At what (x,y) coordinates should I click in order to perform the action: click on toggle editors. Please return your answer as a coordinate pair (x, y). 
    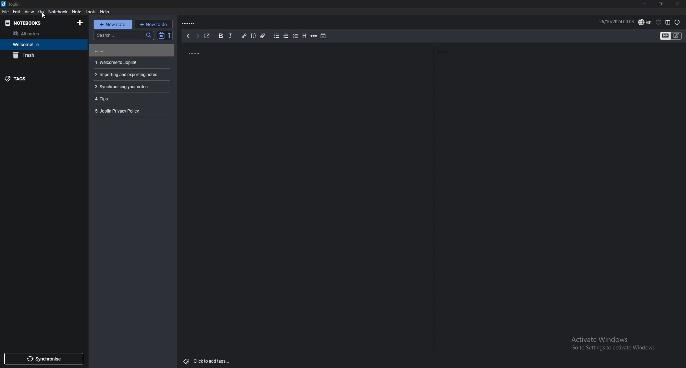
    Looking at the image, I should click on (666, 36).